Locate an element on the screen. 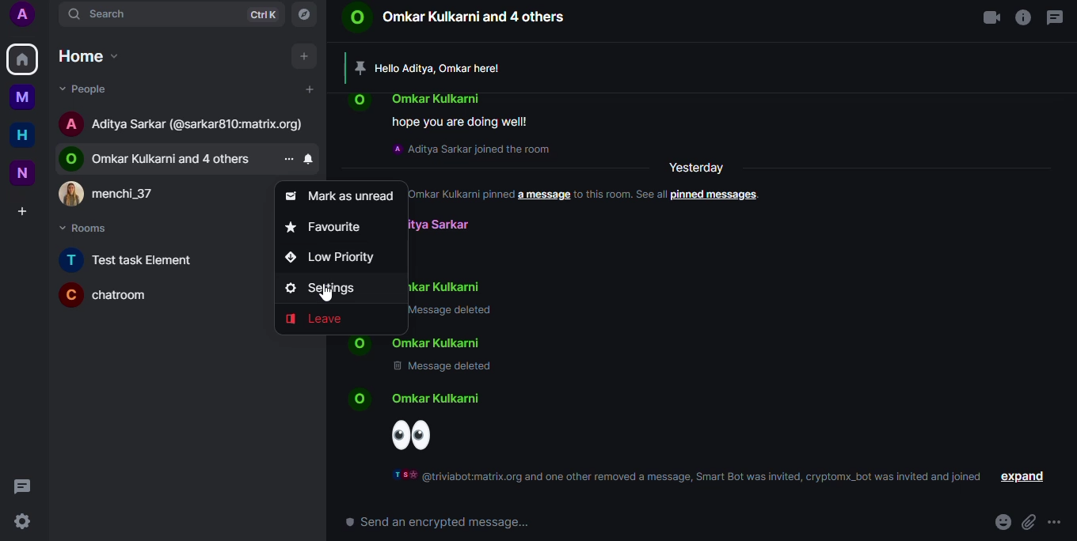  info is located at coordinates (690, 479).